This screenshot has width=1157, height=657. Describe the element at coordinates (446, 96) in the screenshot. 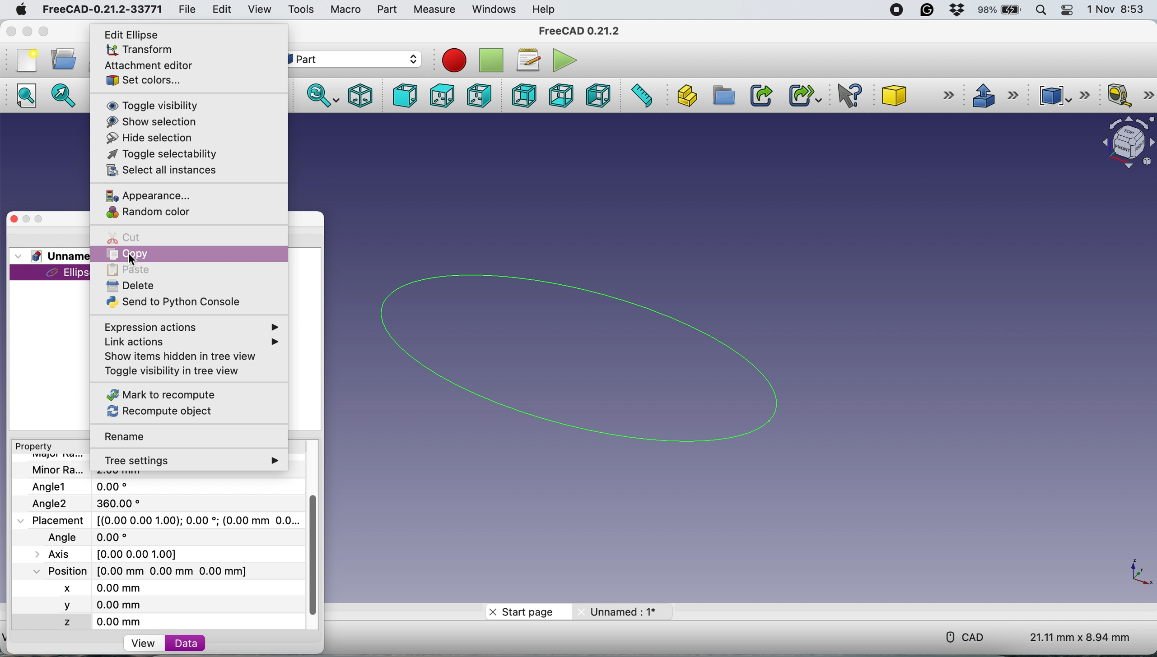

I see `top` at that location.